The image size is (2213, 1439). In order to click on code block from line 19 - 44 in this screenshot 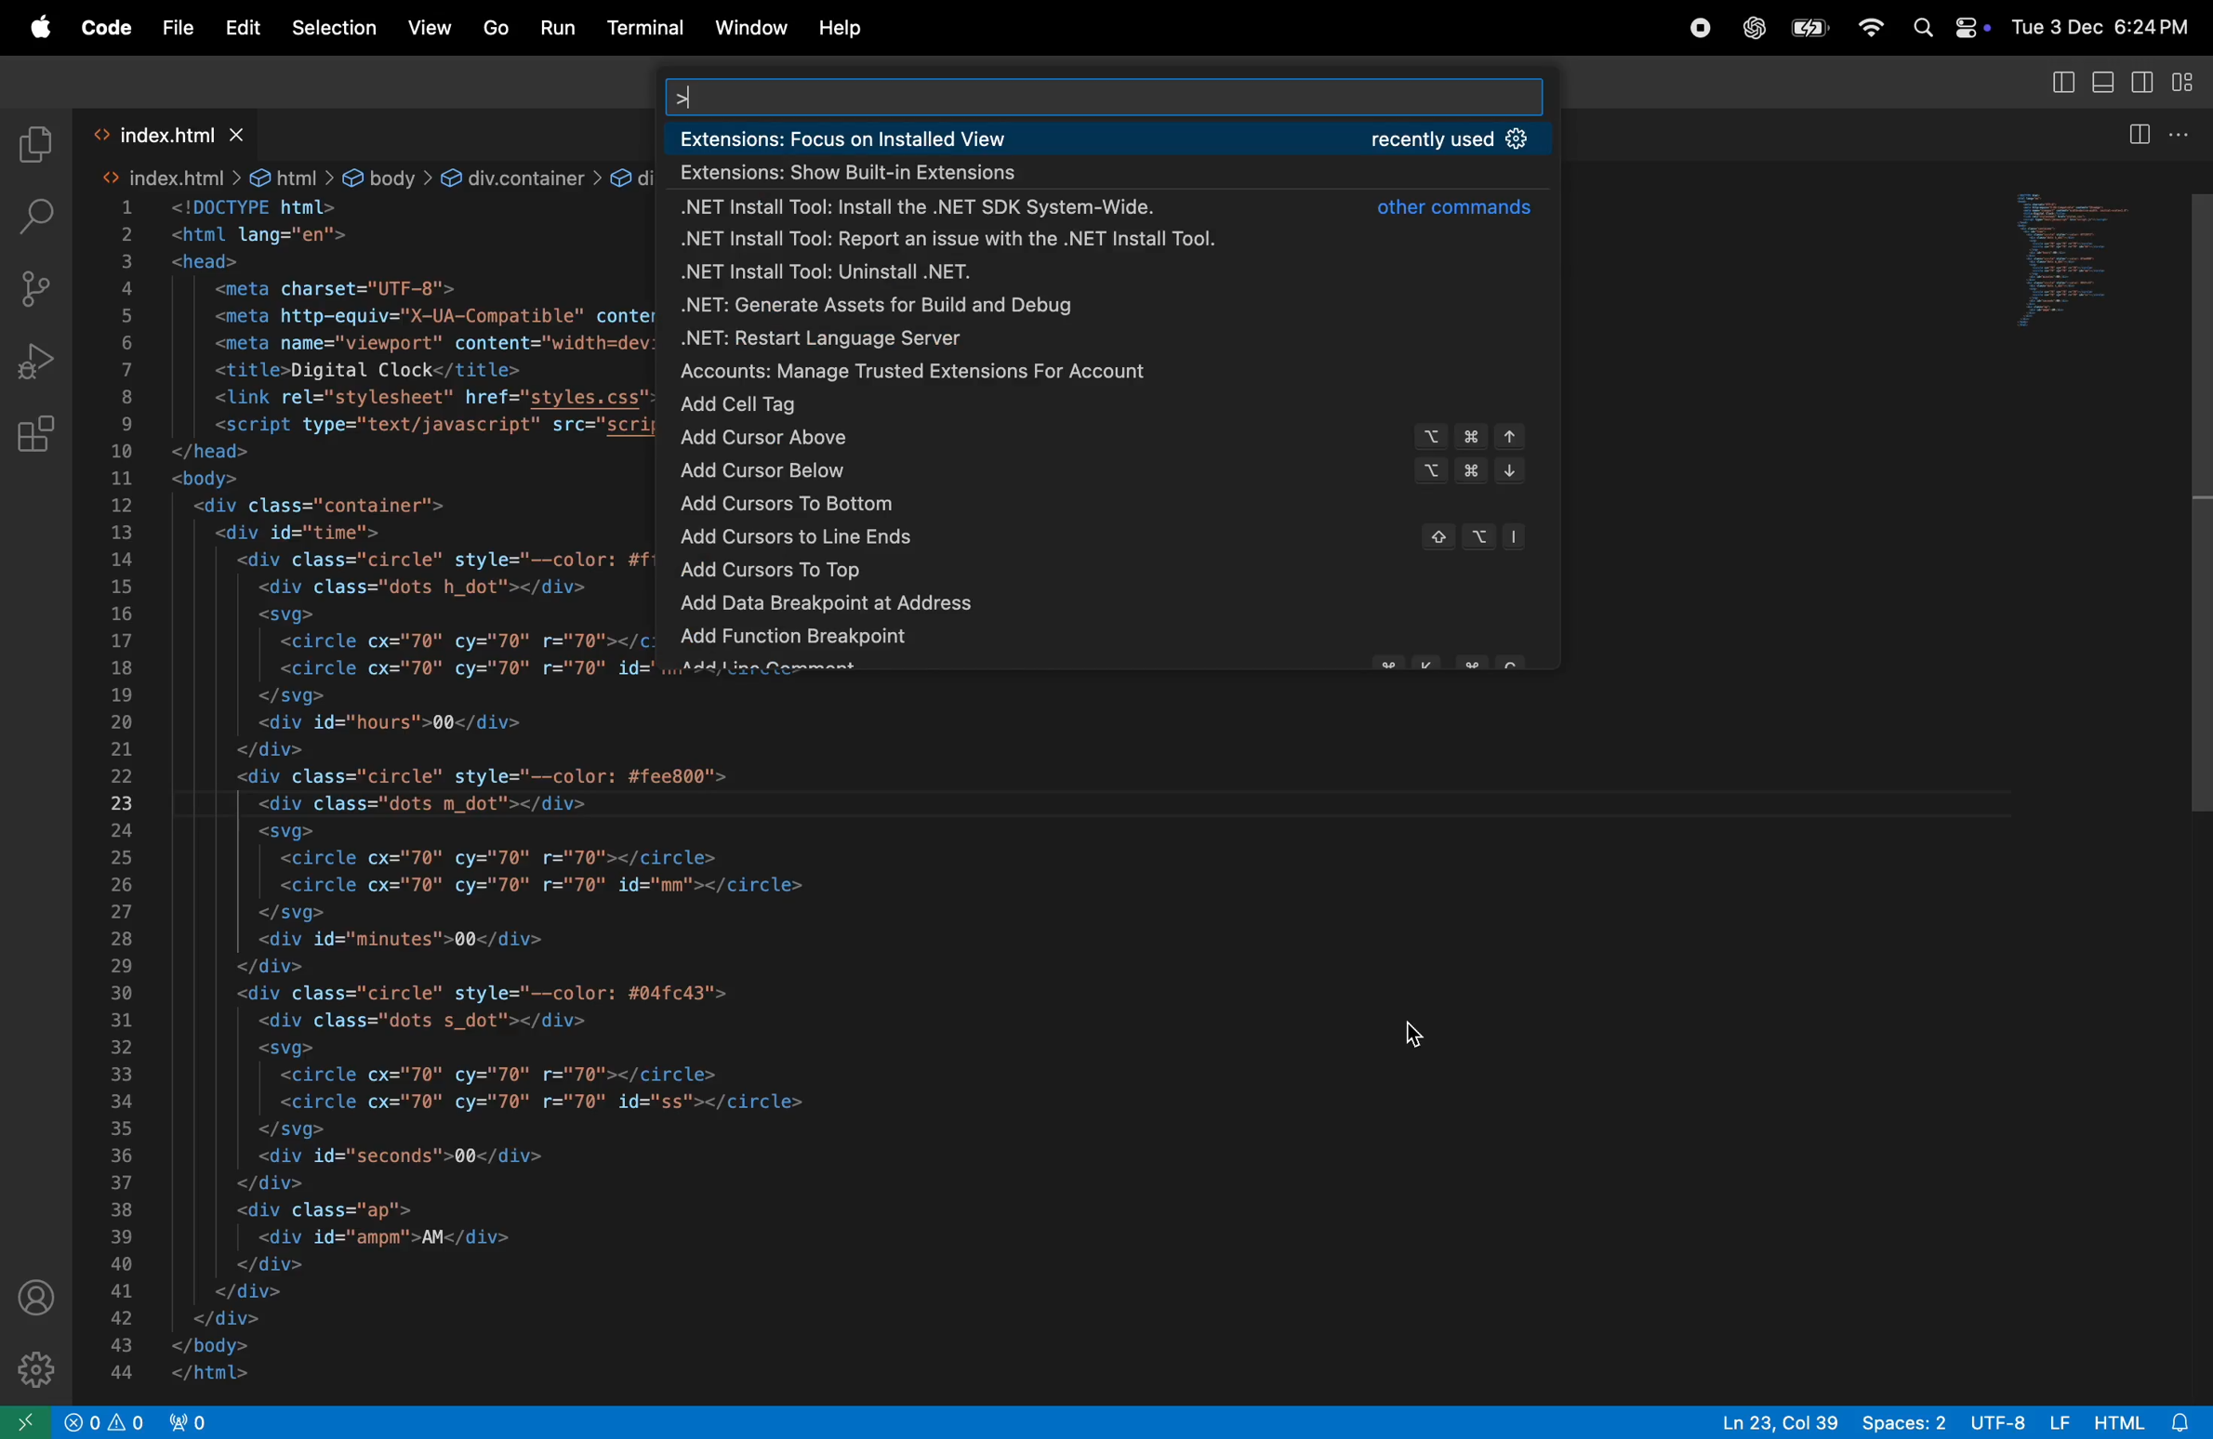, I will do `click(621, 1033)`.